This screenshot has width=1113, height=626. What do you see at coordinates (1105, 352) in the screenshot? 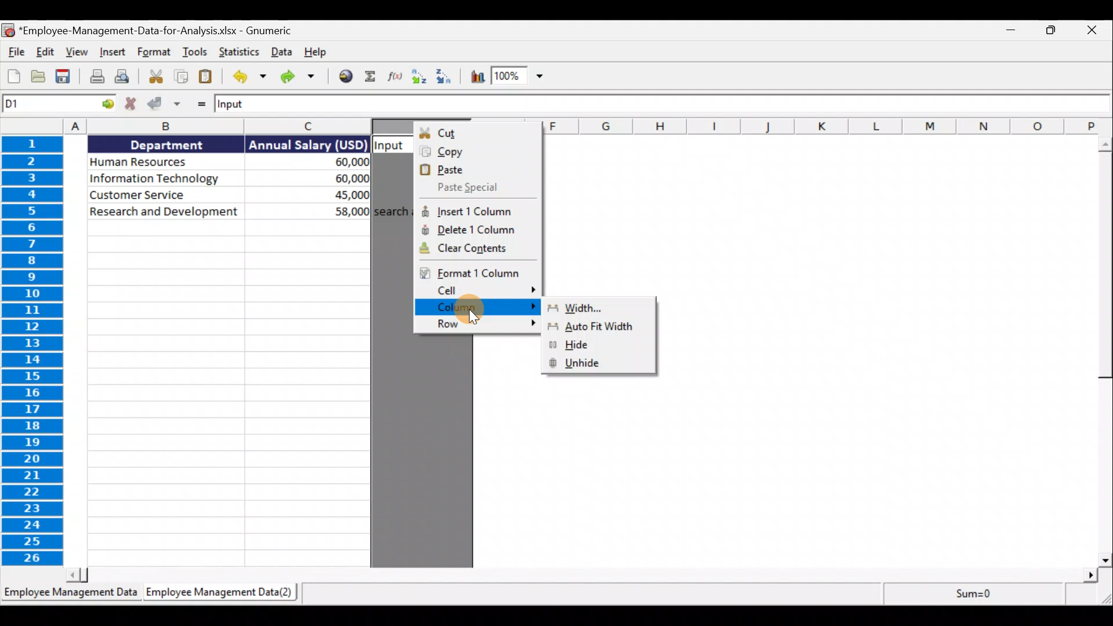
I see `Scroll bar` at bounding box center [1105, 352].